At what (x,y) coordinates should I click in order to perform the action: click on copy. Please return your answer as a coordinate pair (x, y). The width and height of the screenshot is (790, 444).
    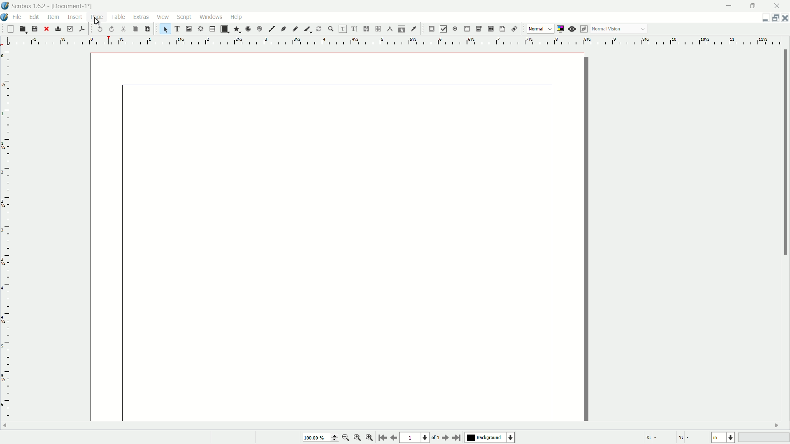
    Looking at the image, I should click on (135, 29).